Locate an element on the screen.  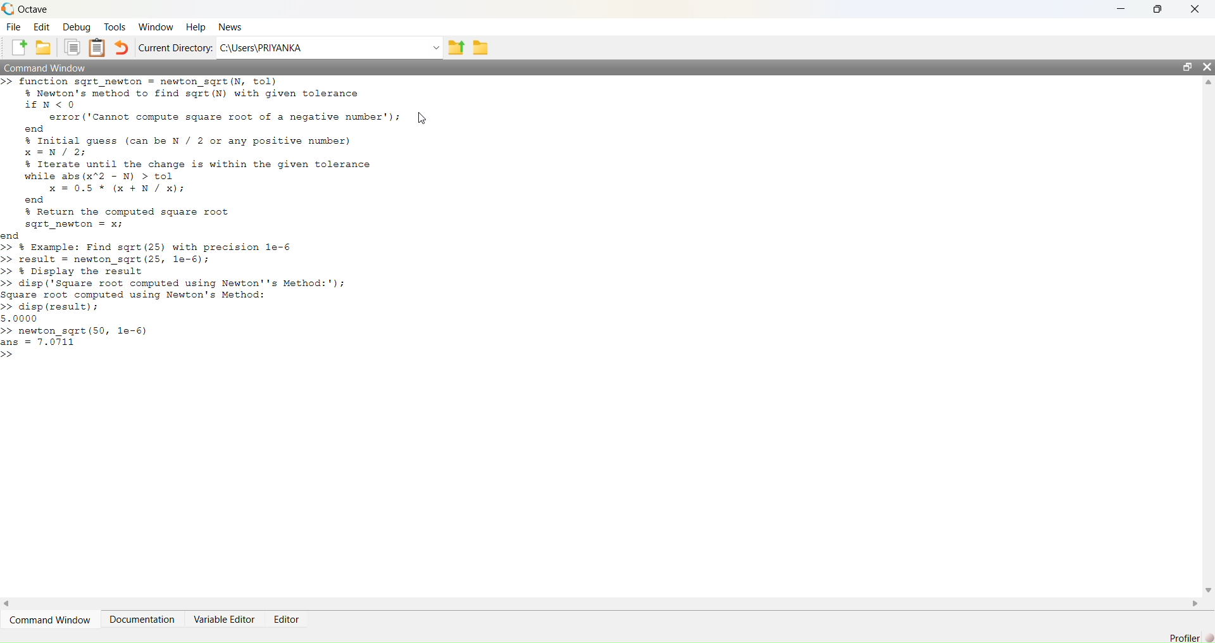
Debug is located at coordinates (78, 28).